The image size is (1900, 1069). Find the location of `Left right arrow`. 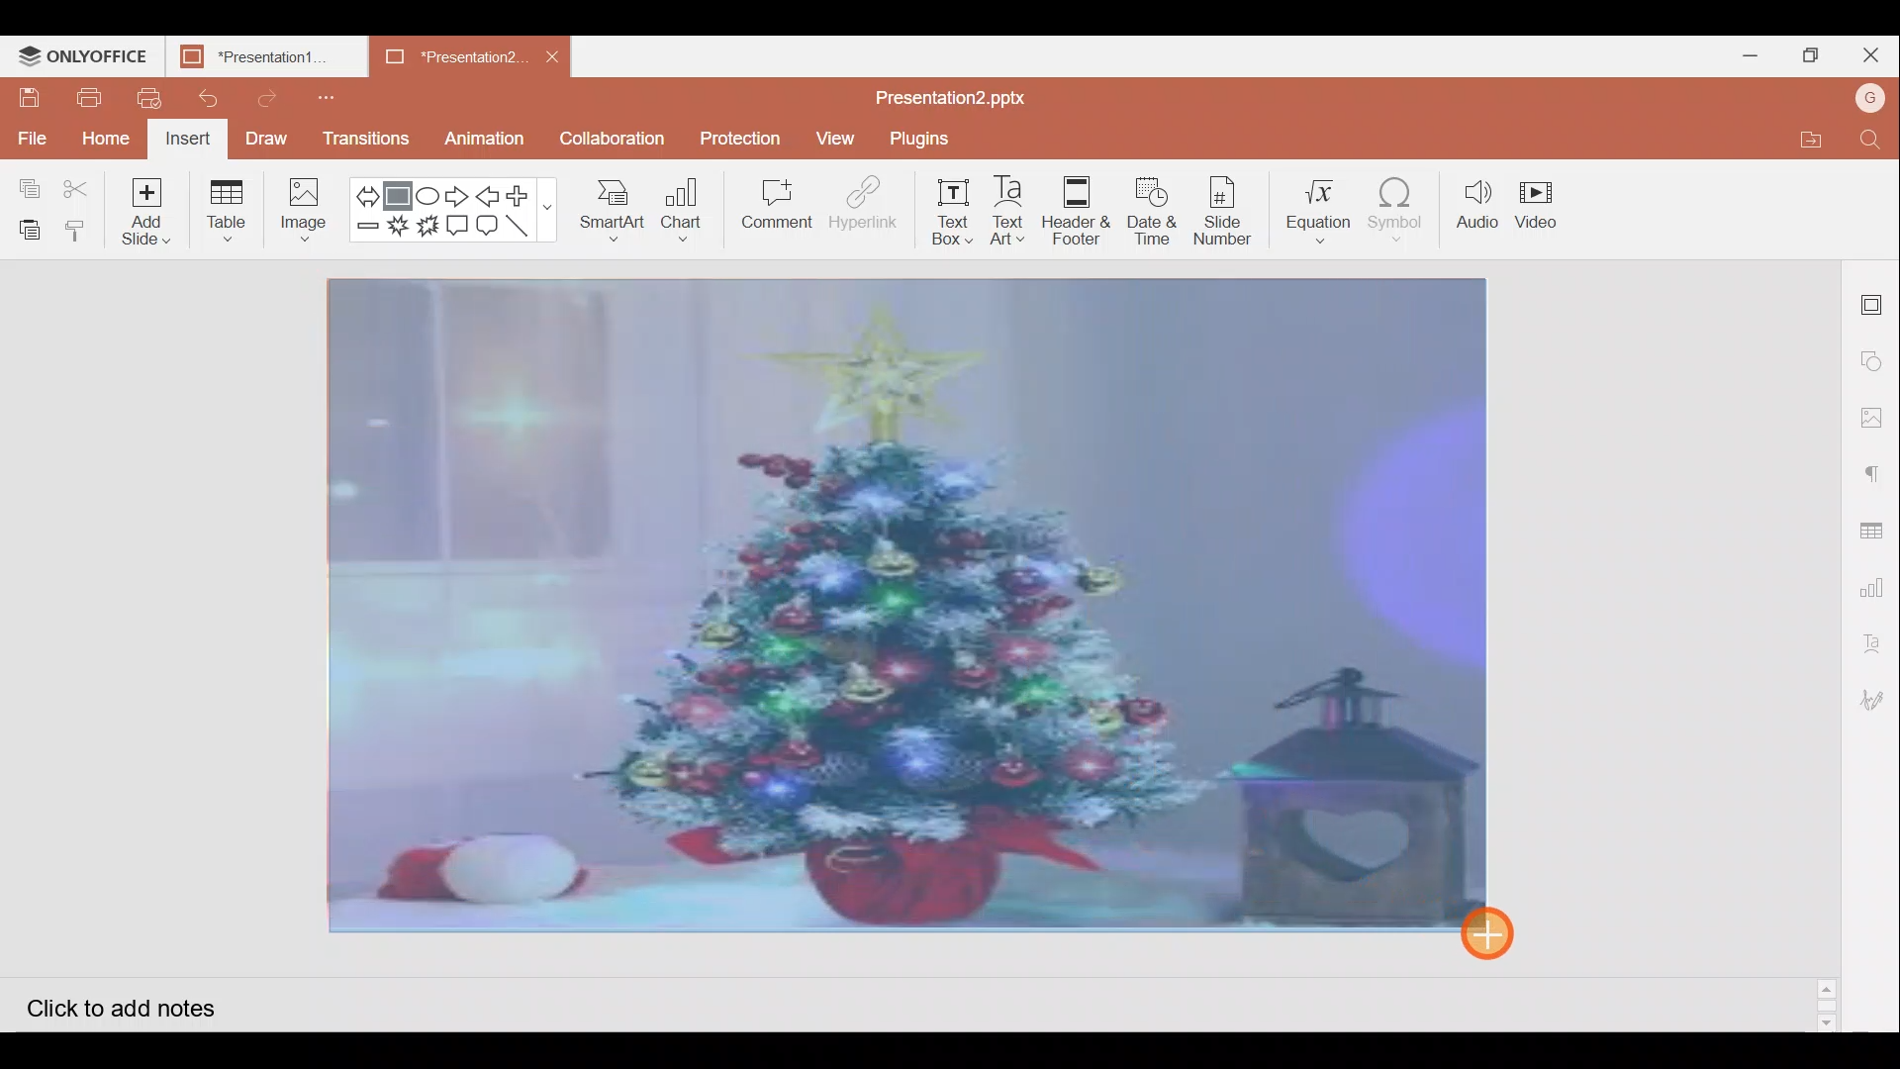

Left right arrow is located at coordinates (366, 190).